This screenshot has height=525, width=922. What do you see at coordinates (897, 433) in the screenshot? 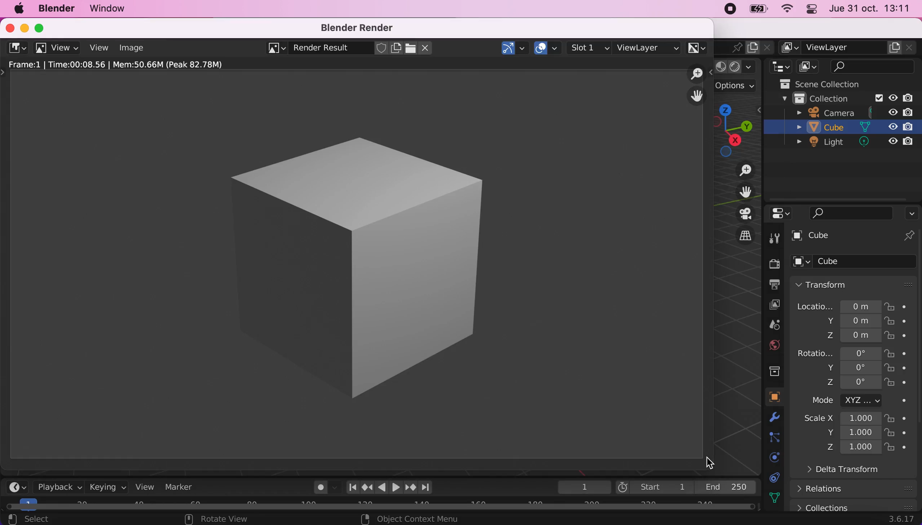
I see `lock` at bounding box center [897, 433].